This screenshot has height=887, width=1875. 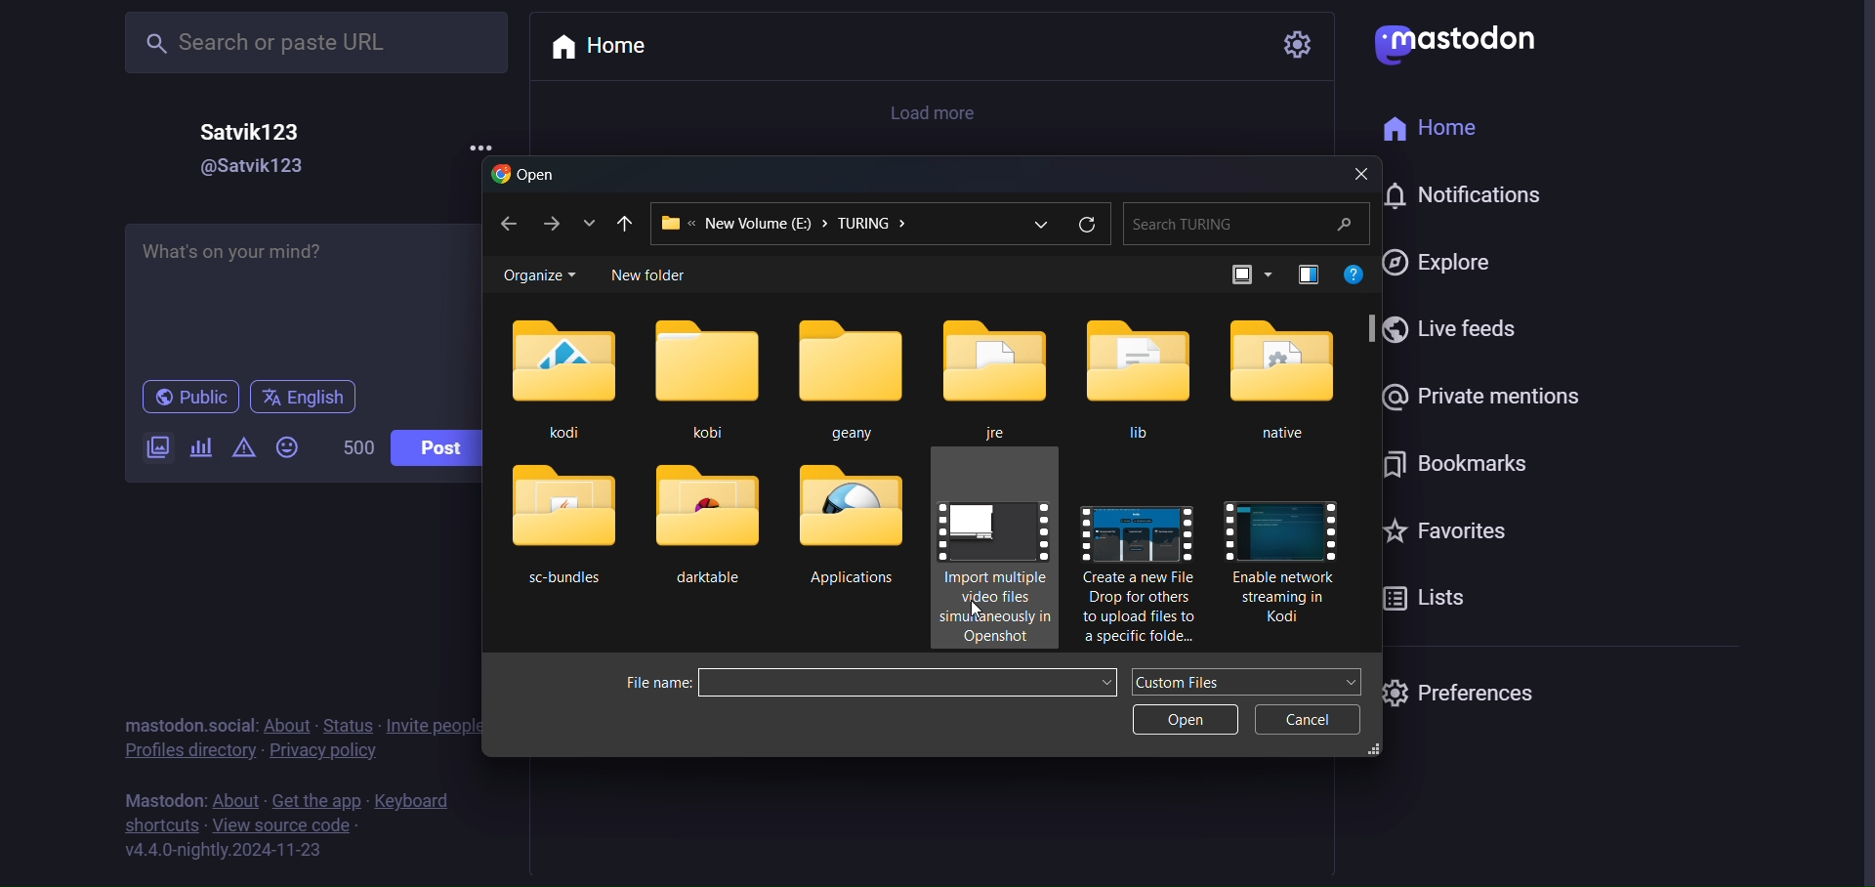 What do you see at coordinates (189, 398) in the screenshot?
I see `public` at bounding box center [189, 398].